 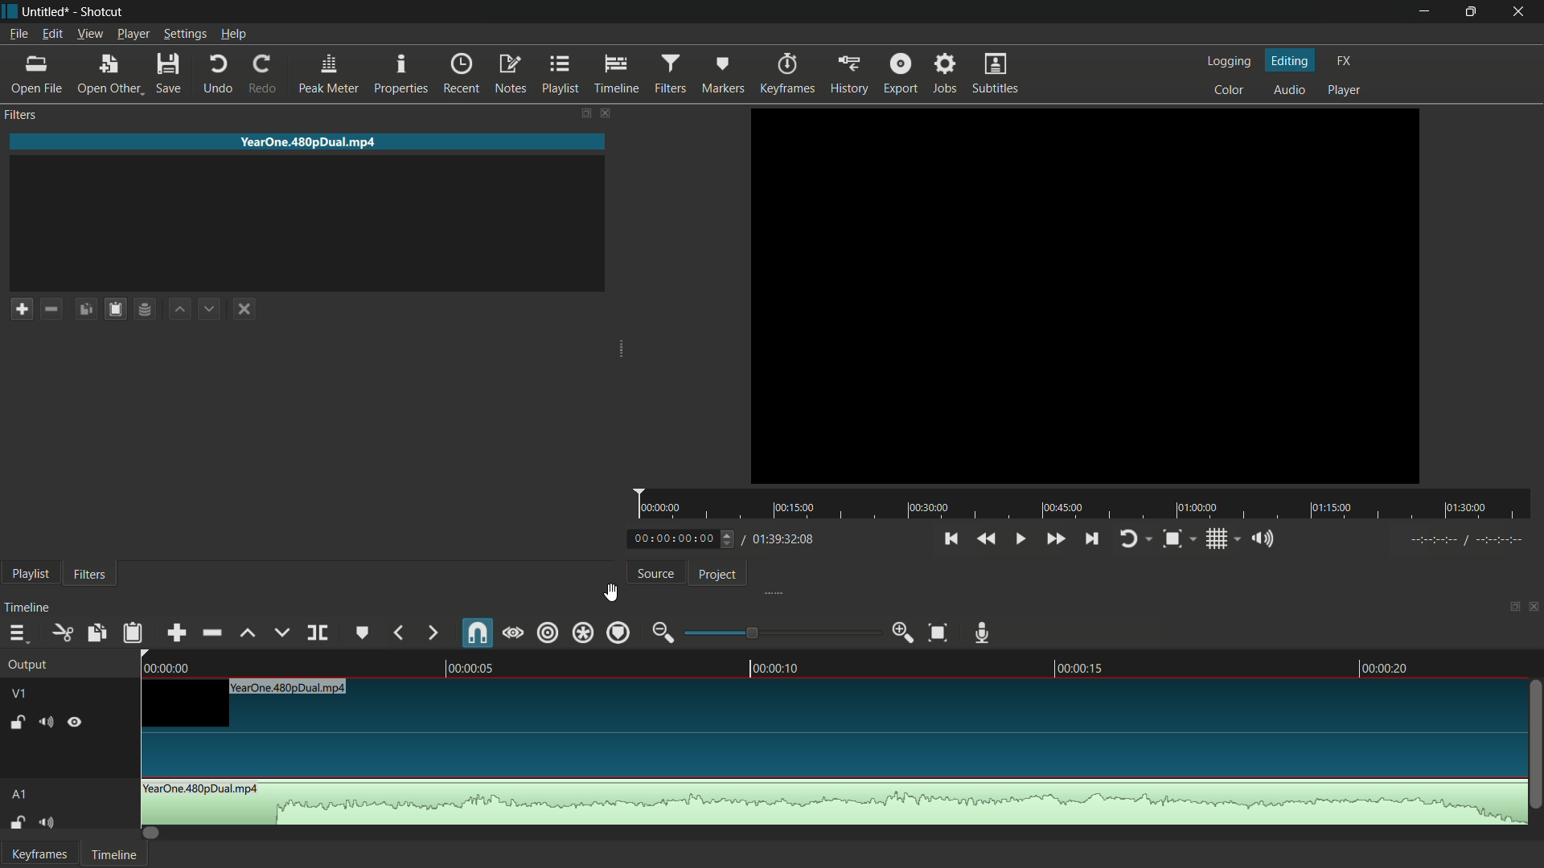 I want to click on lock, so click(x=13, y=720).